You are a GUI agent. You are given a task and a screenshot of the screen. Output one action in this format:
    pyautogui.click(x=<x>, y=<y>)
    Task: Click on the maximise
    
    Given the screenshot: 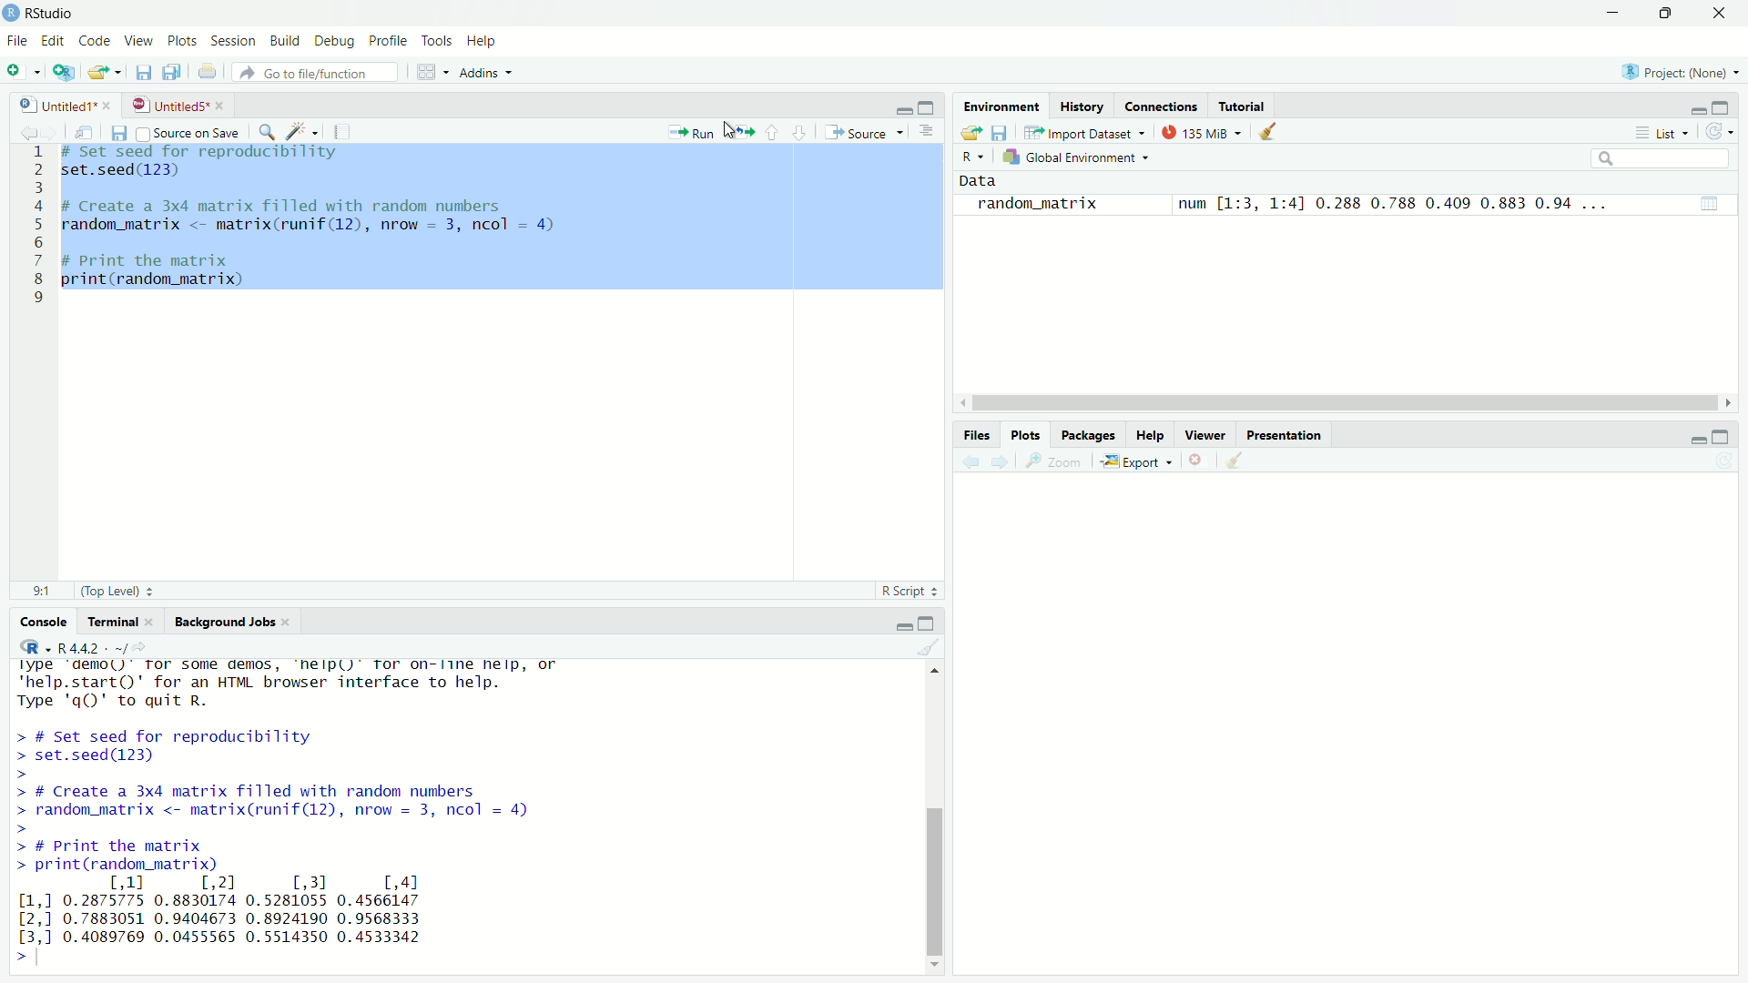 What is the action you would take?
    pyautogui.click(x=929, y=624)
    